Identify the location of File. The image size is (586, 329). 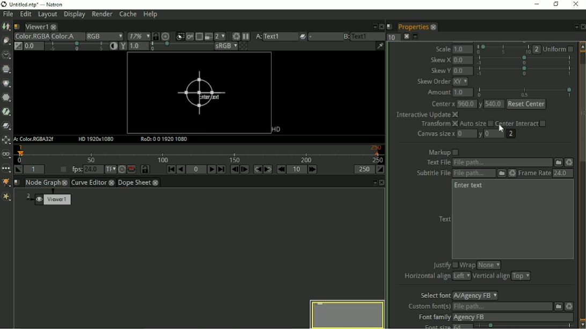
(558, 162).